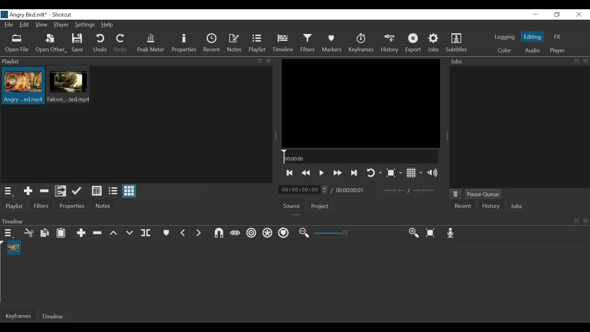  Describe the element at coordinates (361, 103) in the screenshot. I see `Media Viewer` at that location.